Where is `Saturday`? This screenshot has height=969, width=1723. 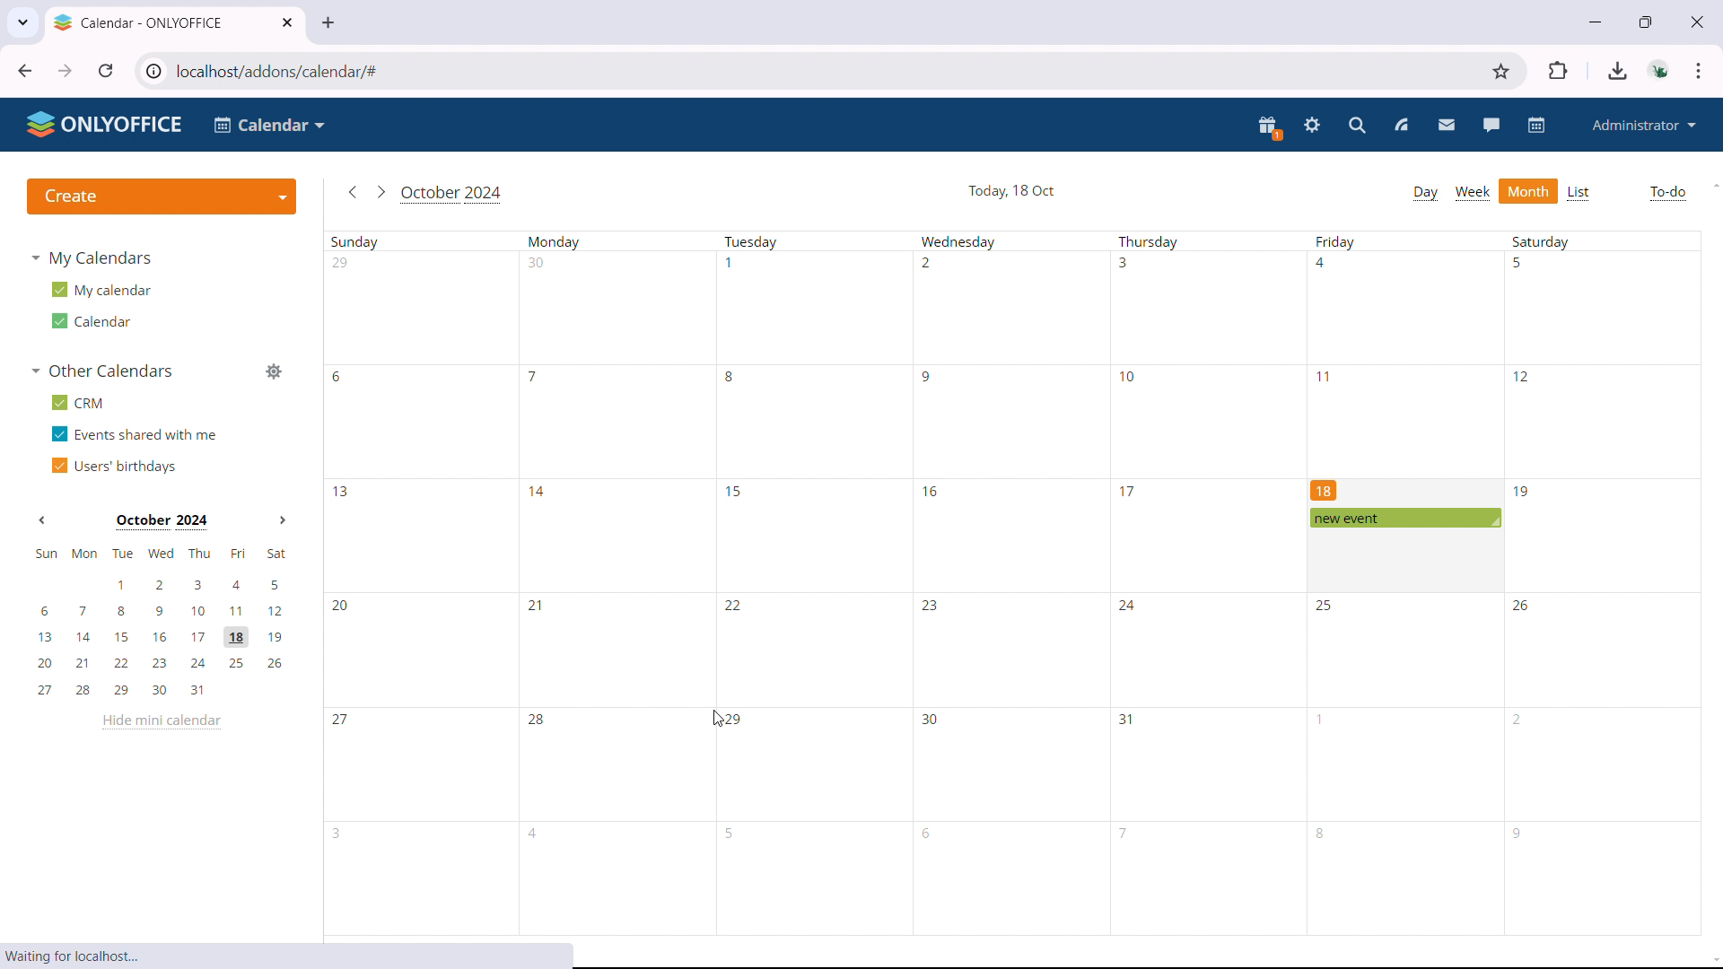
Saturday is located at coordinates (1541, 240).